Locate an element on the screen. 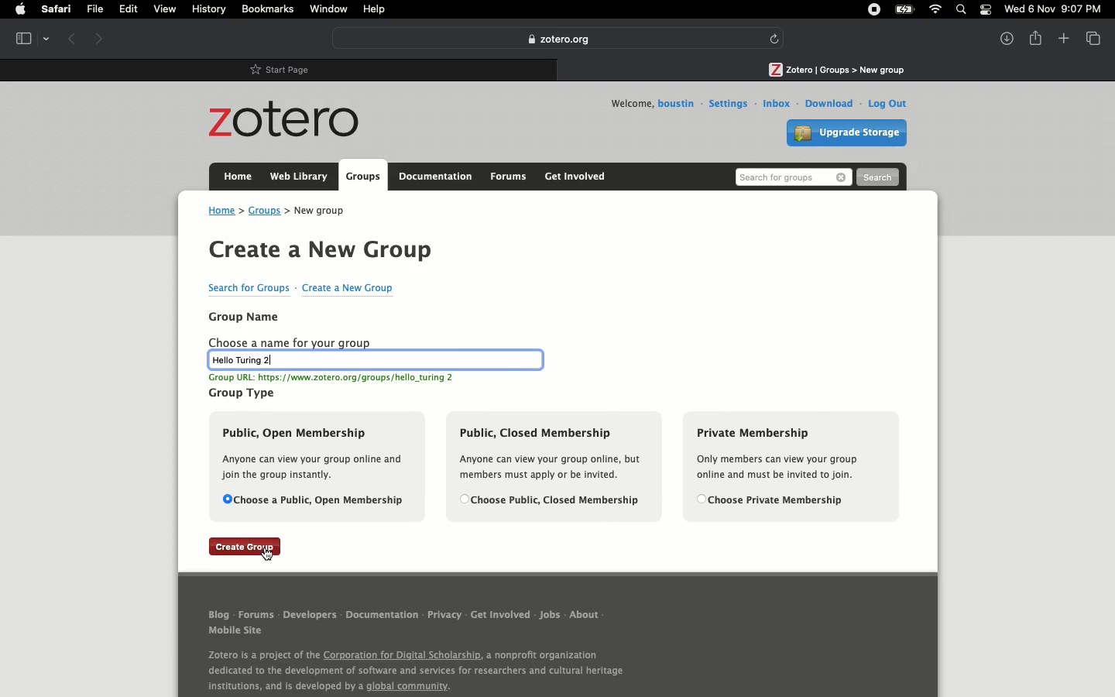 Image resolution: width=1115 pixels, height=697 pixels. Create a new group is located at coordinates (348, 287).